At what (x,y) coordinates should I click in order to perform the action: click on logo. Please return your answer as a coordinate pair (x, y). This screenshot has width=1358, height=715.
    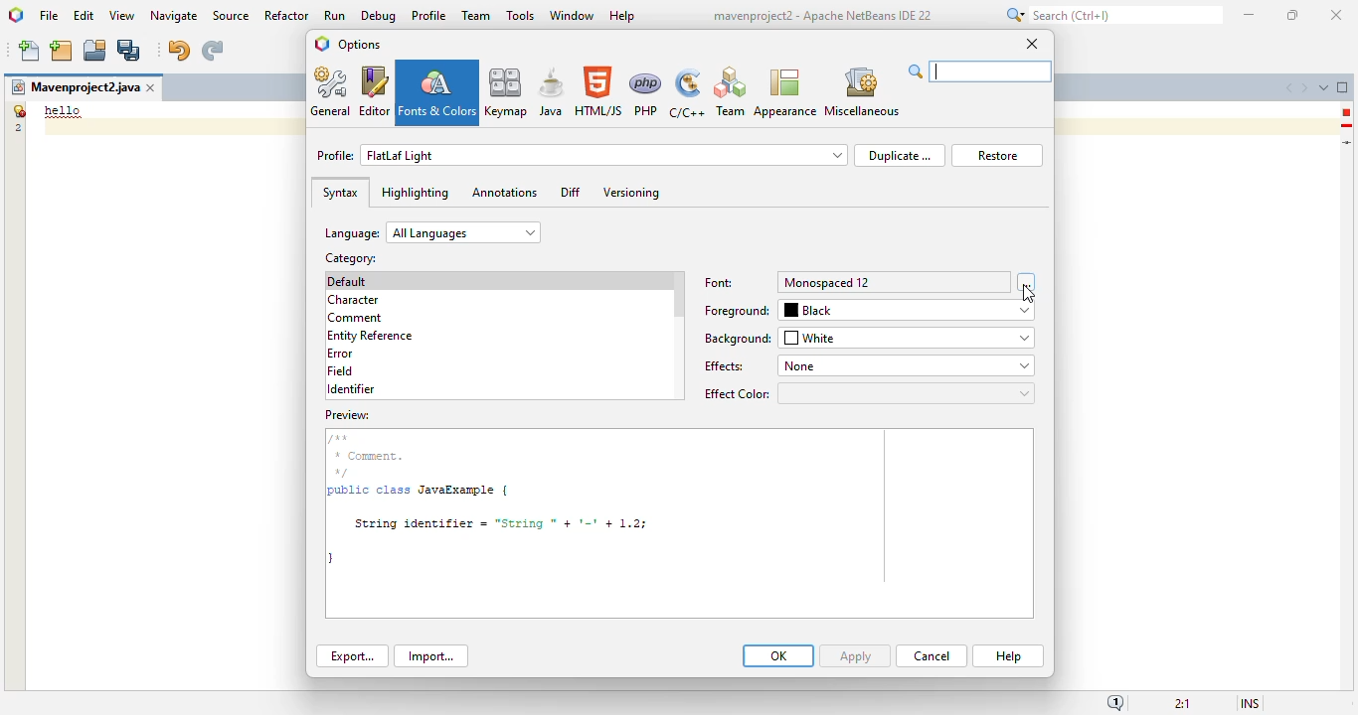
    Looking at the image, I should click on (322, 44).